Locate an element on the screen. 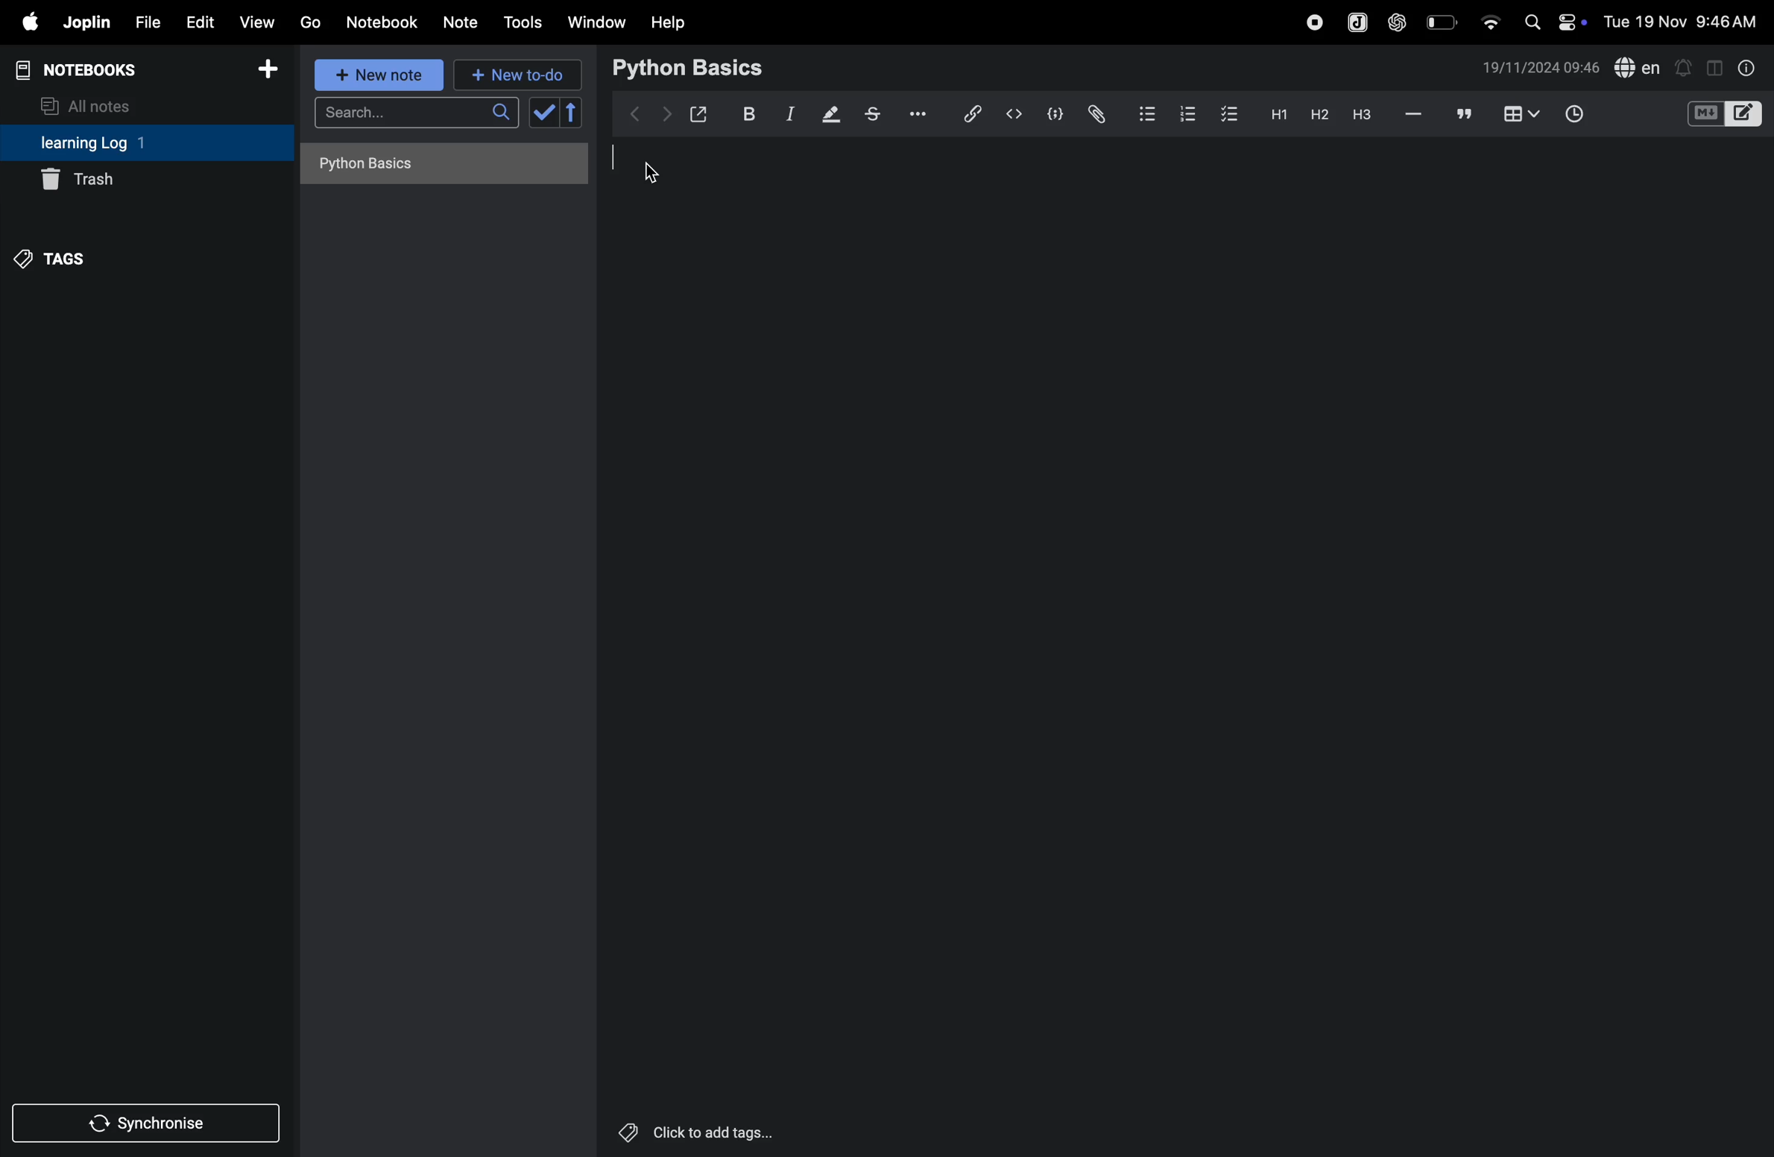  strike through is located at coordinates (873, 114).